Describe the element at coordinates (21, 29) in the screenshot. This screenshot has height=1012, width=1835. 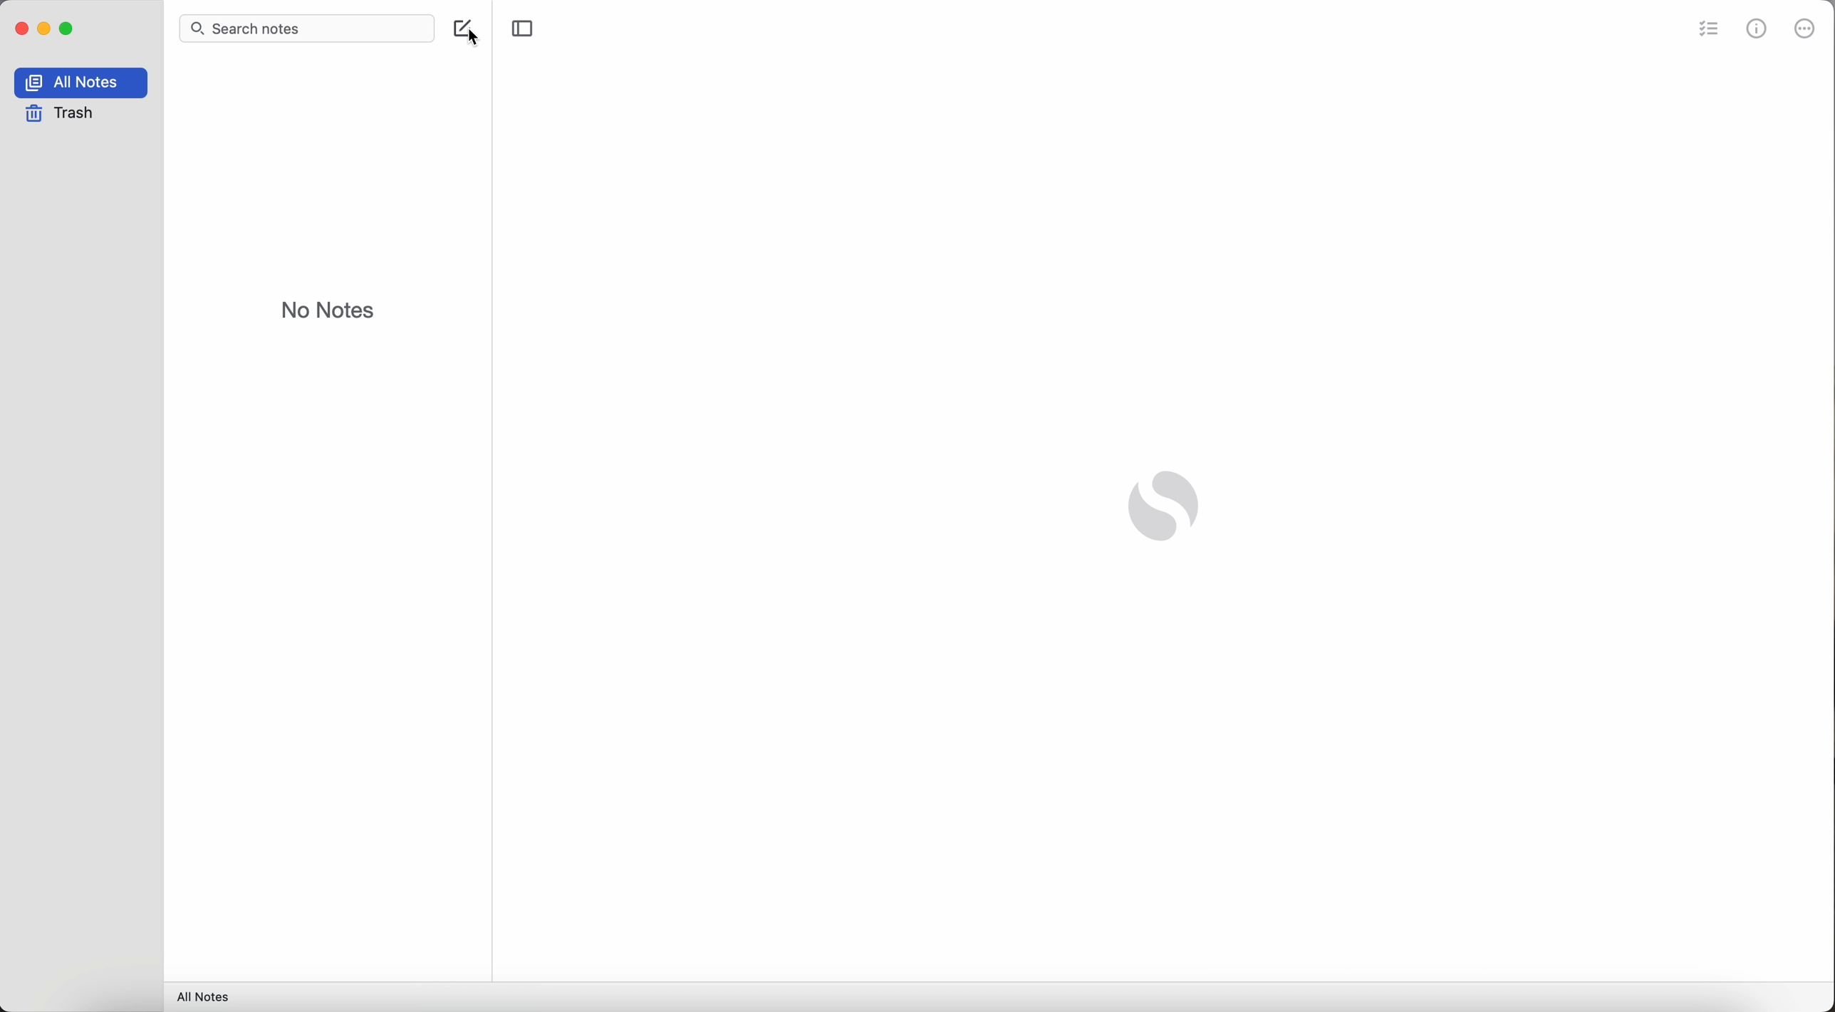
I see `close Simplenote` at that location.